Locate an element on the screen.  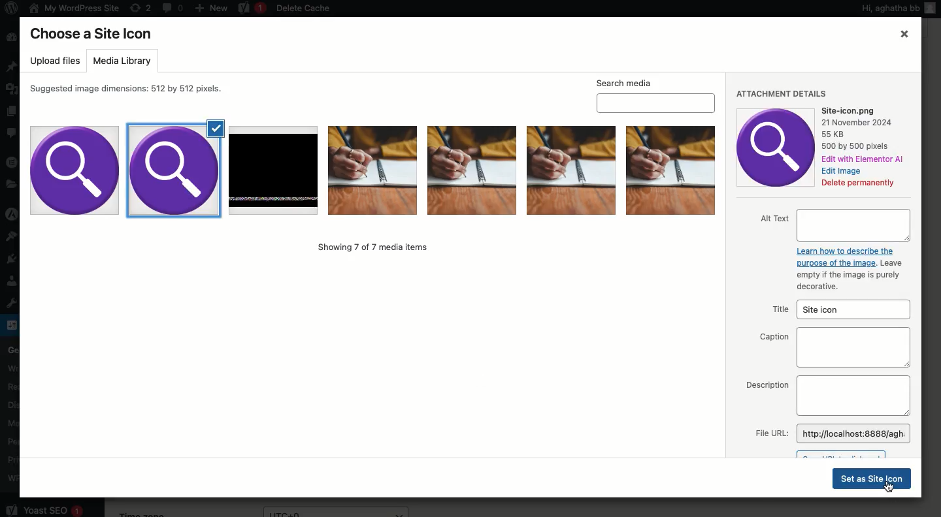
Astra is located at coordinates (12, 215).